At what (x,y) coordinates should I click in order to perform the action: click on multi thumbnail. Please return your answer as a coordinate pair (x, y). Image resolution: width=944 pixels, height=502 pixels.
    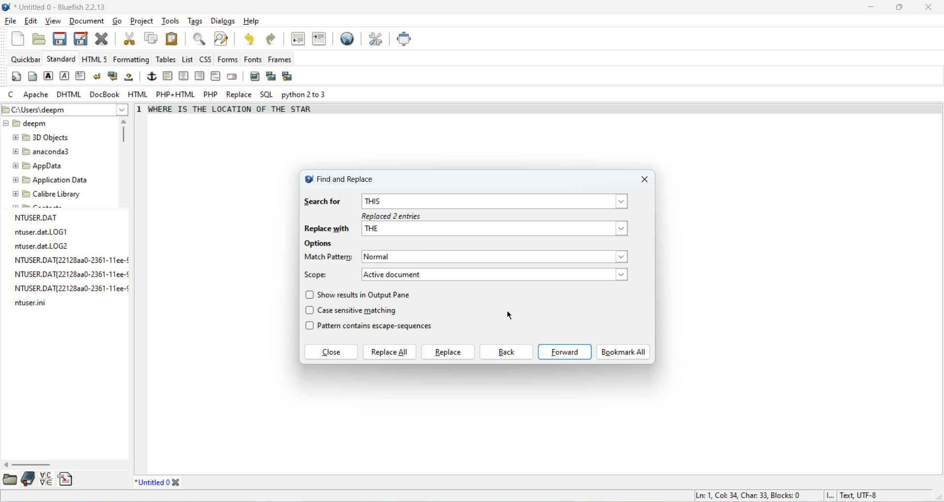
    Looking at the image, I should click on (288, 76).